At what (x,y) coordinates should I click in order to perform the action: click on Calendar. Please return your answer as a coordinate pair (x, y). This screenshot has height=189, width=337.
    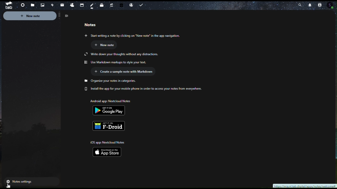
    Looking at the image, I should click on (81, 4).